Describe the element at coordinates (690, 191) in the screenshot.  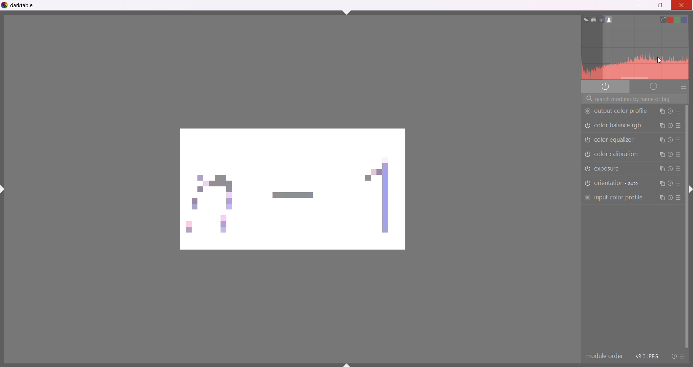
I see `shift+ctrl+r` at that location.